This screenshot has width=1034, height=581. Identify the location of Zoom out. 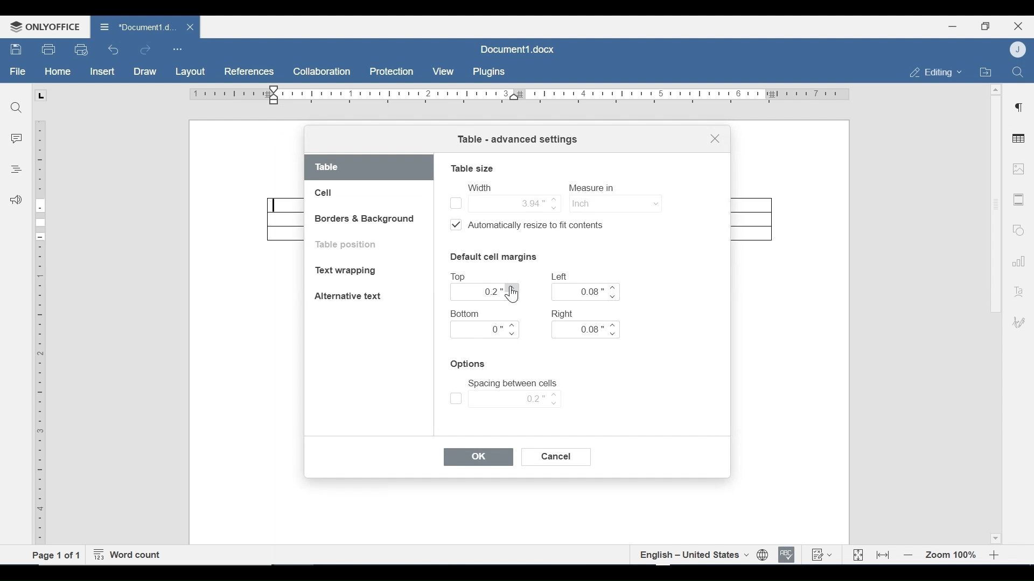
(909, 556).